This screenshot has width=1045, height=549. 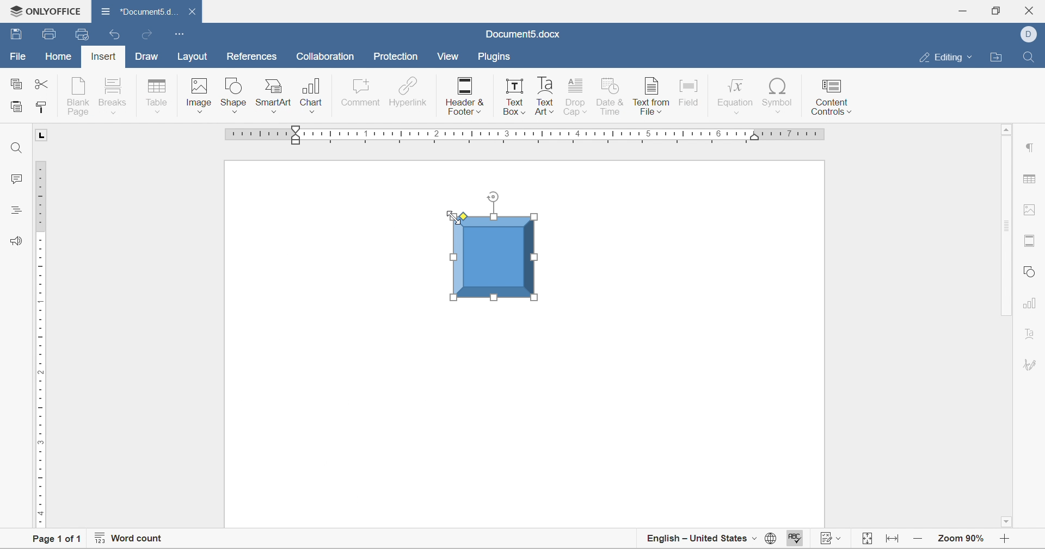 What do you see at coordinates (17, 34) in the screenshot?
I see `save` at bounding box center [17, 34].